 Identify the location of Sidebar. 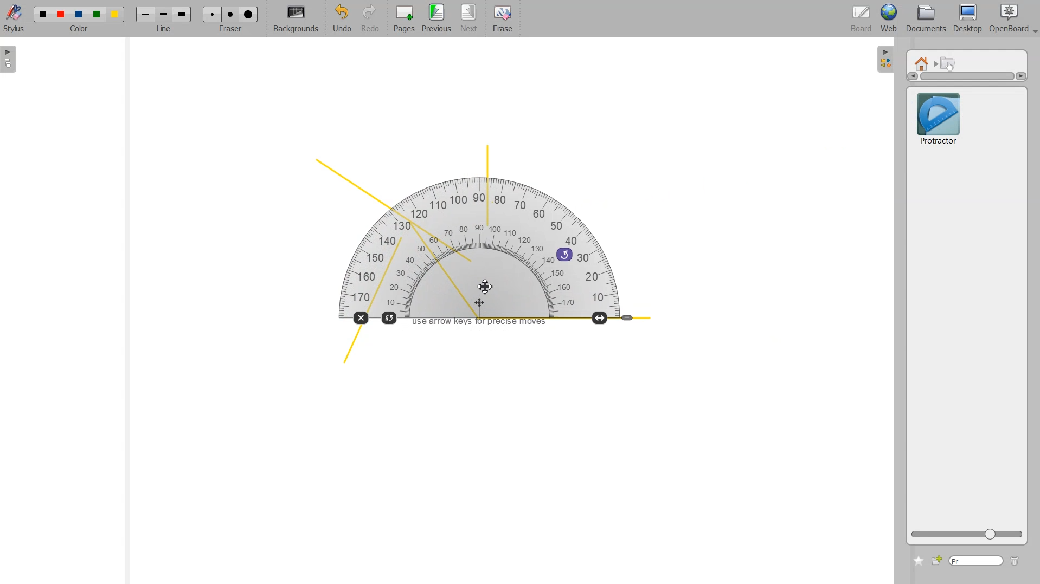
(12, 59).